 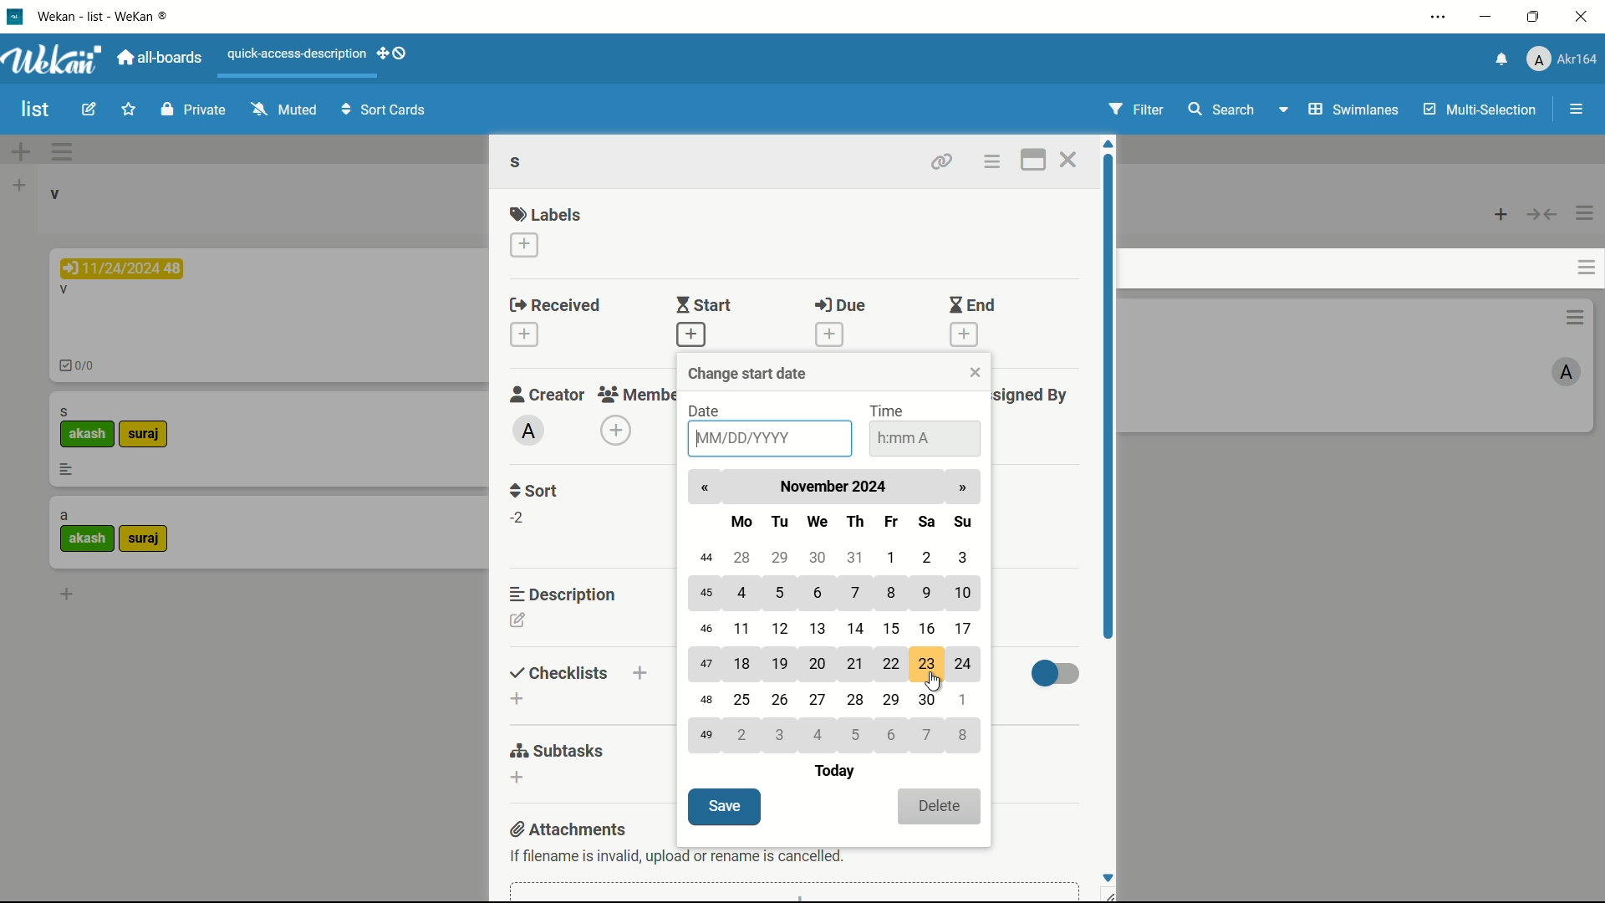 I want to click on Scroll down, so click(x=1110, y=875).